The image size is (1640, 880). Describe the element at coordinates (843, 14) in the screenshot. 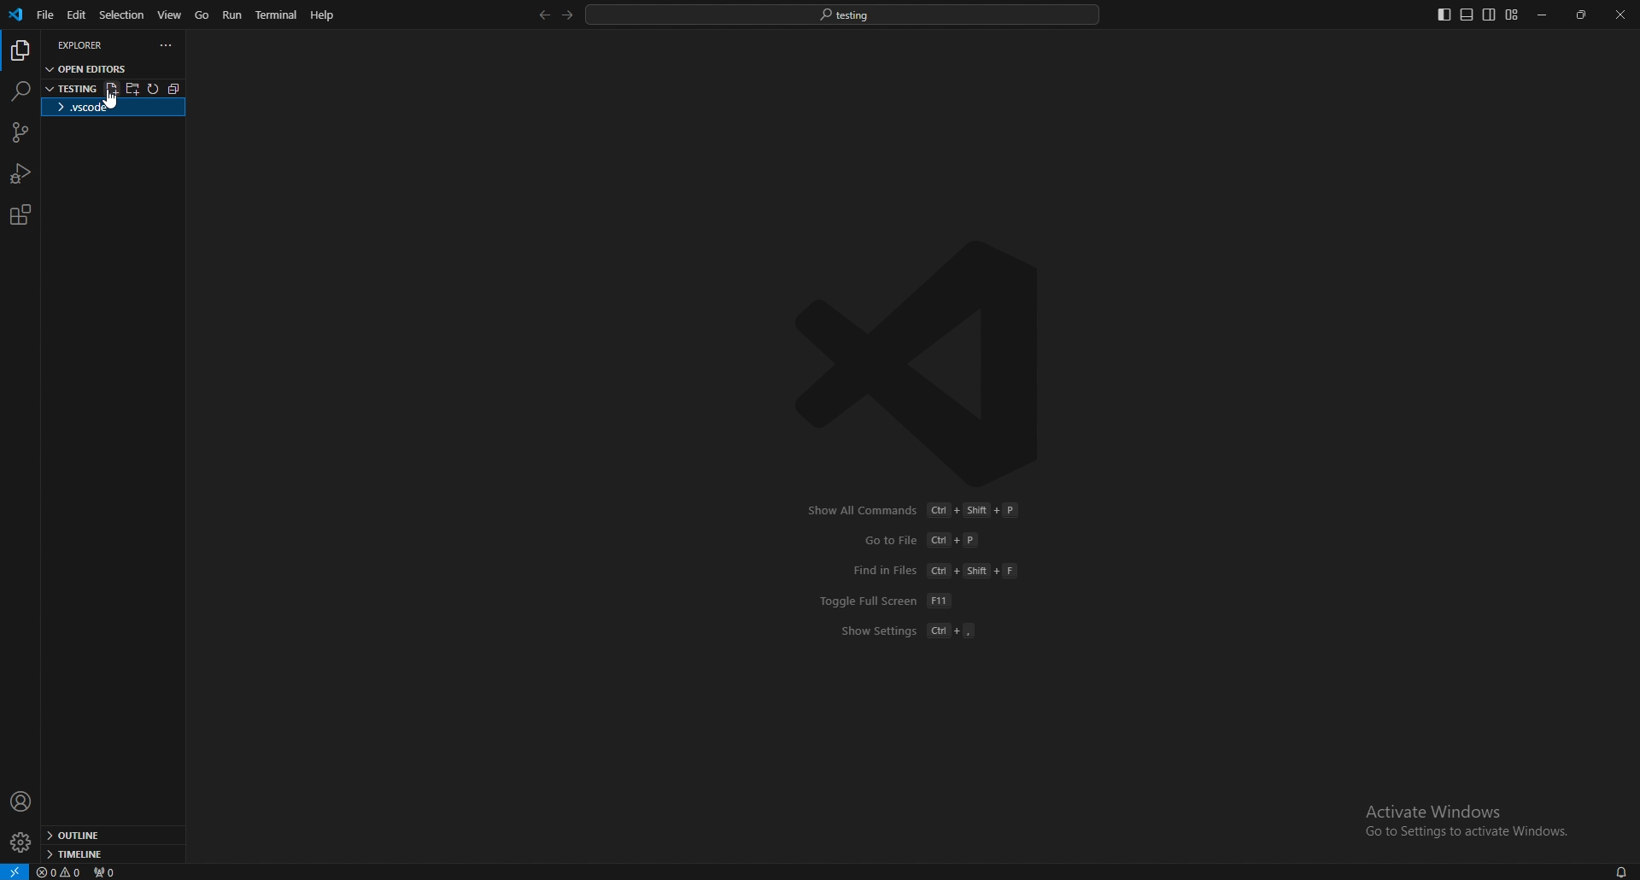

I see `search bar` at that location.